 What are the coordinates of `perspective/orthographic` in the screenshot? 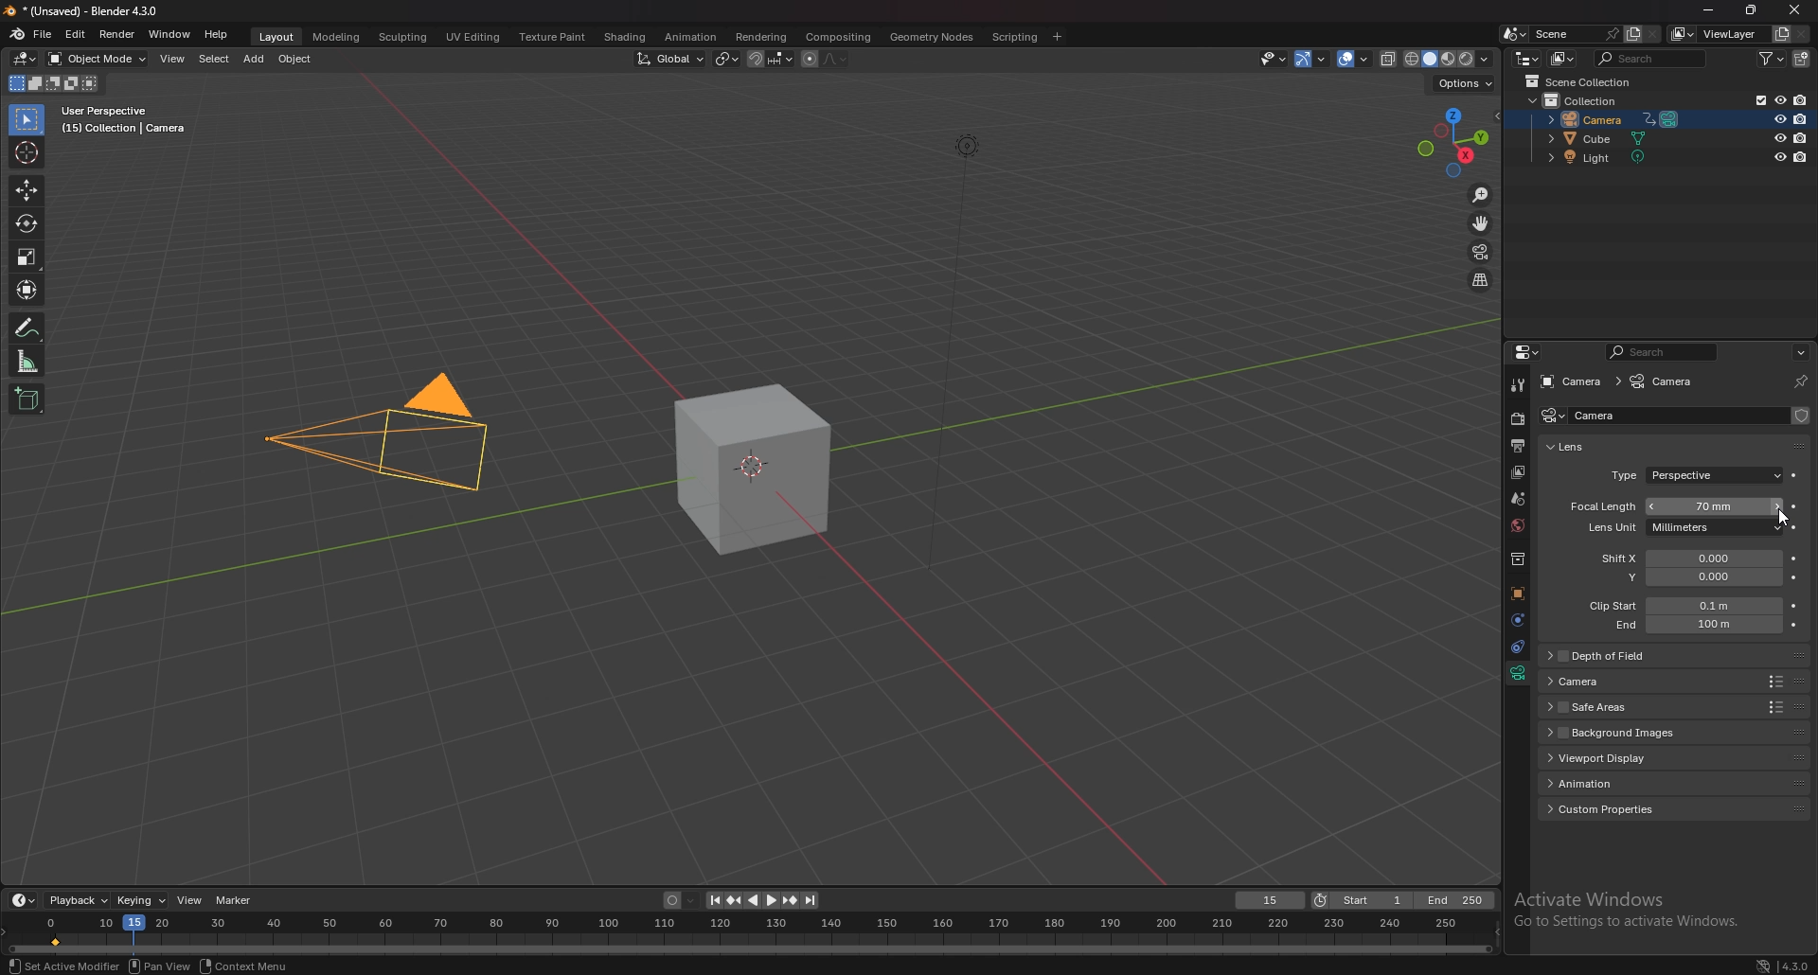 It's located at (1481, 280).